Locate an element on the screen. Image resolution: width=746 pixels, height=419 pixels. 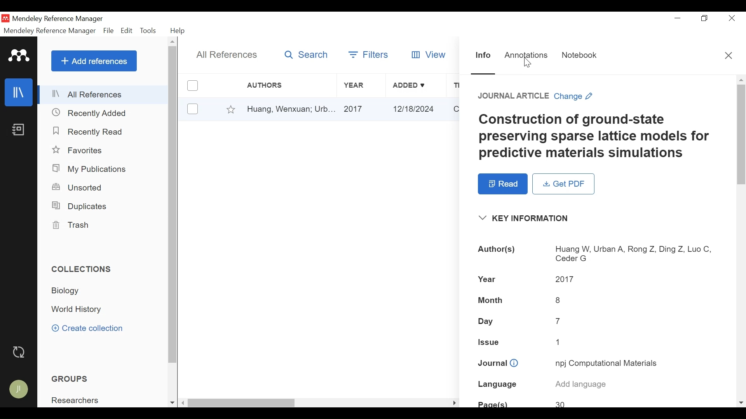
Scroll Down is located at coordinates (171, 403).